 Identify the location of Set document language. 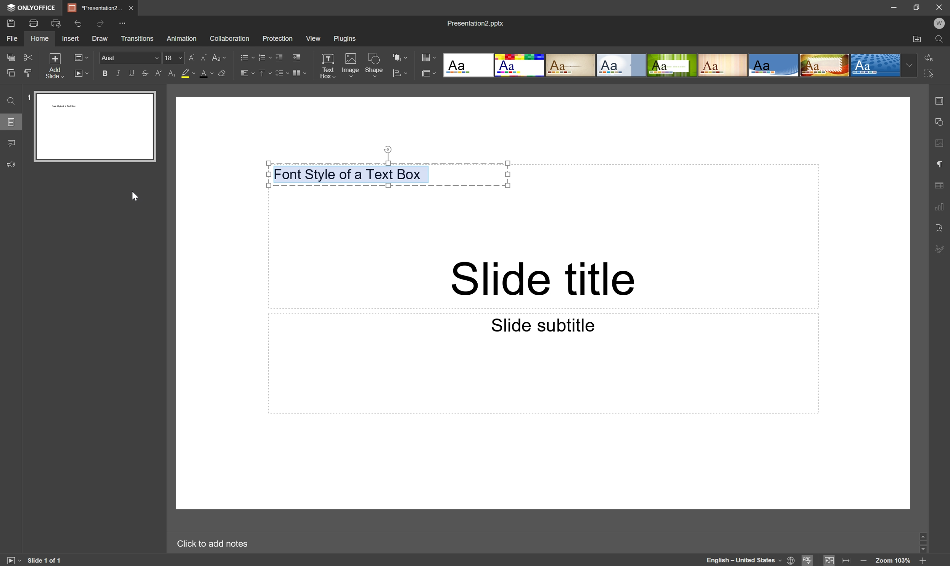
(792, 561).